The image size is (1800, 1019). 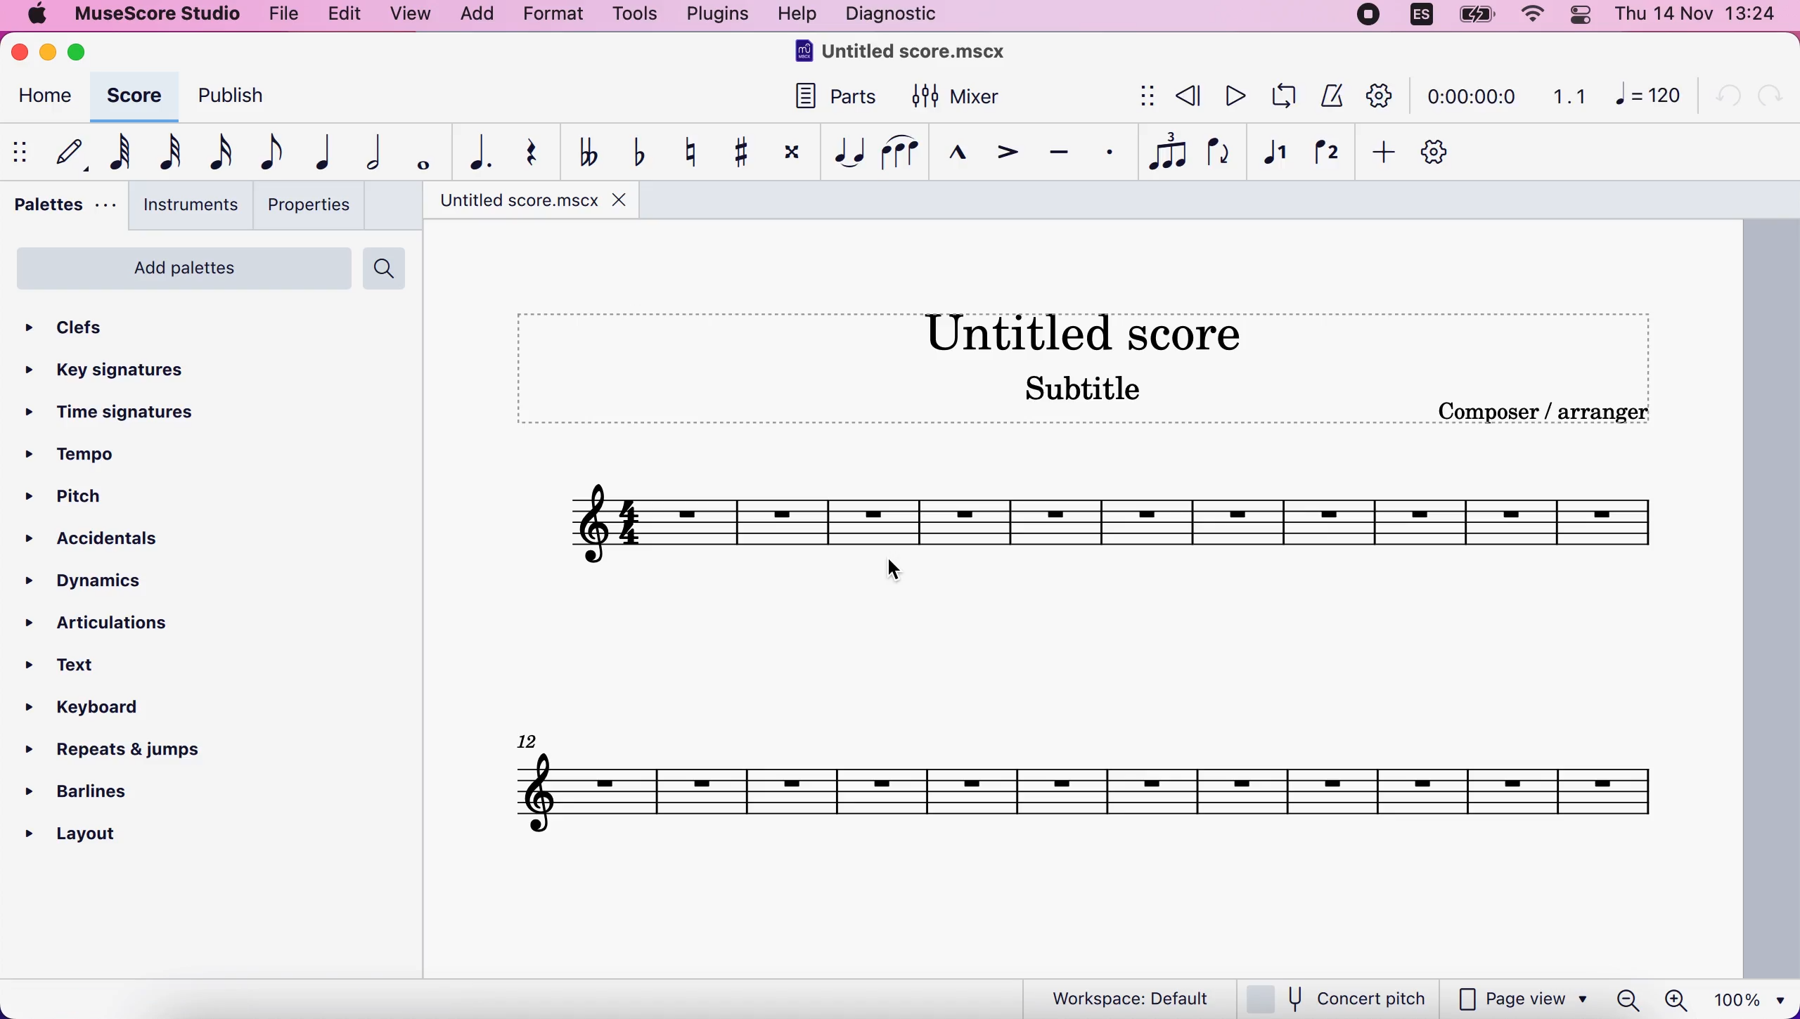 I want to click on half note, so click(x=369, y=155).